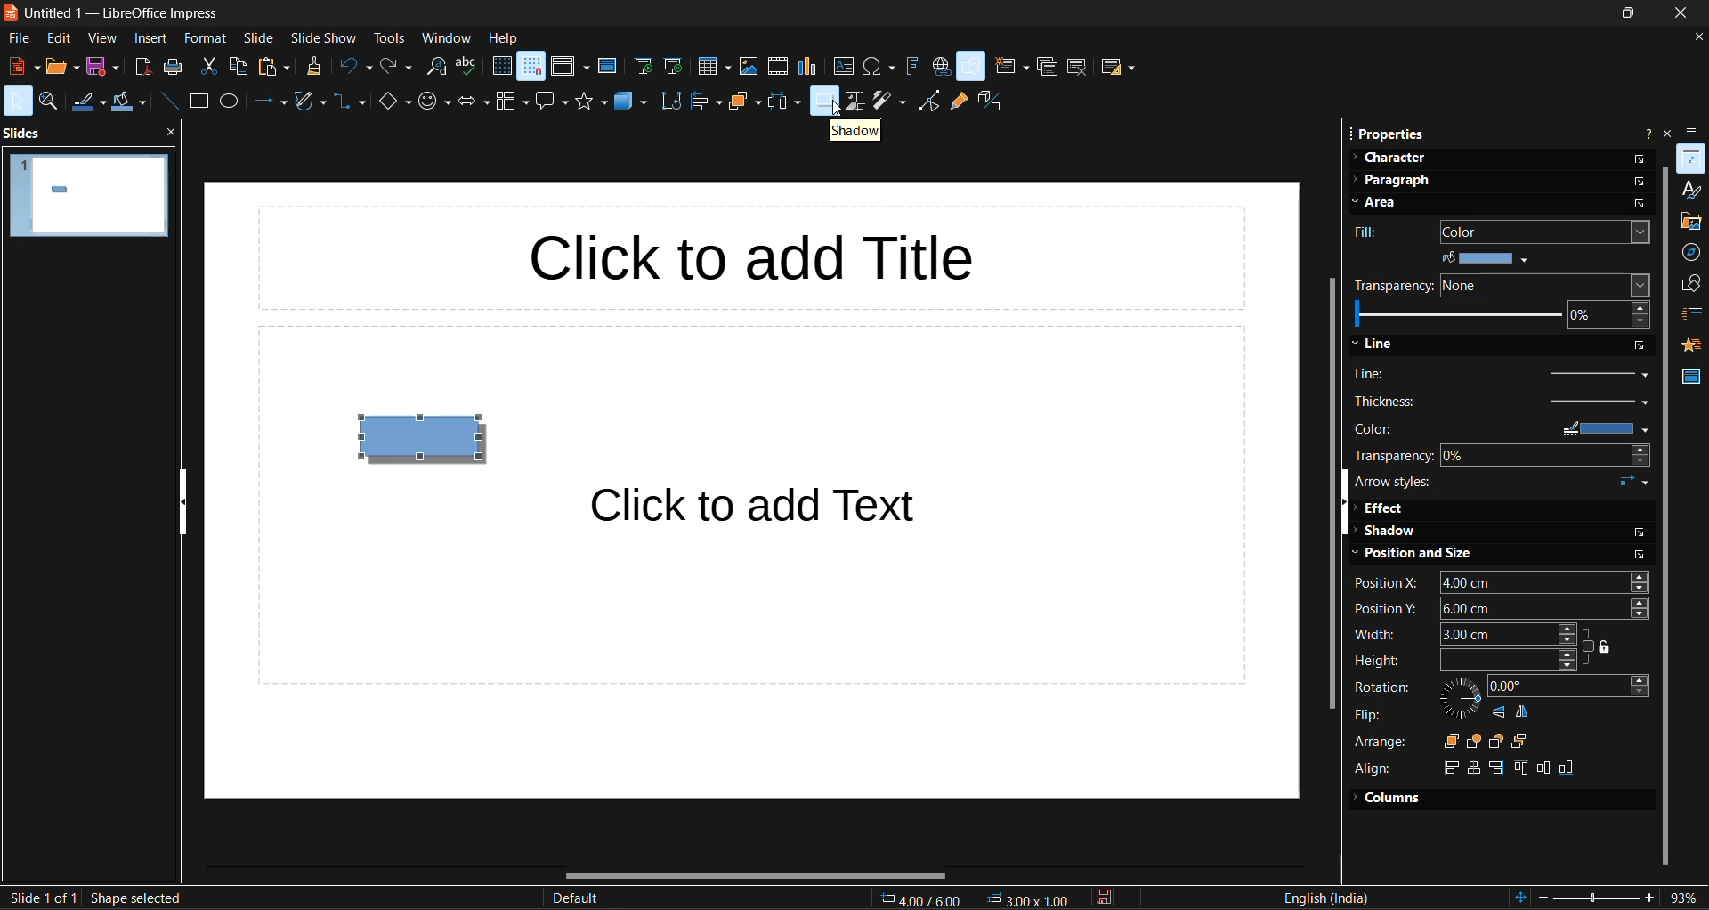  What do you see at coordinates (436, 68) in the screenshot?
I see `find and replace` at bounding box center [436, 68].